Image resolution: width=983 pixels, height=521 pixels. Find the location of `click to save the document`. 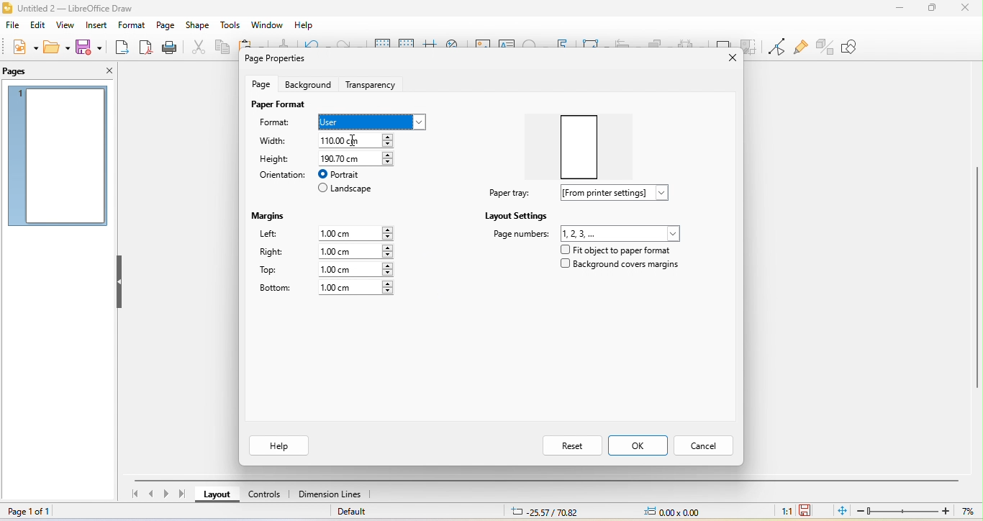

click to save the document is located at coordinates (806, 509).